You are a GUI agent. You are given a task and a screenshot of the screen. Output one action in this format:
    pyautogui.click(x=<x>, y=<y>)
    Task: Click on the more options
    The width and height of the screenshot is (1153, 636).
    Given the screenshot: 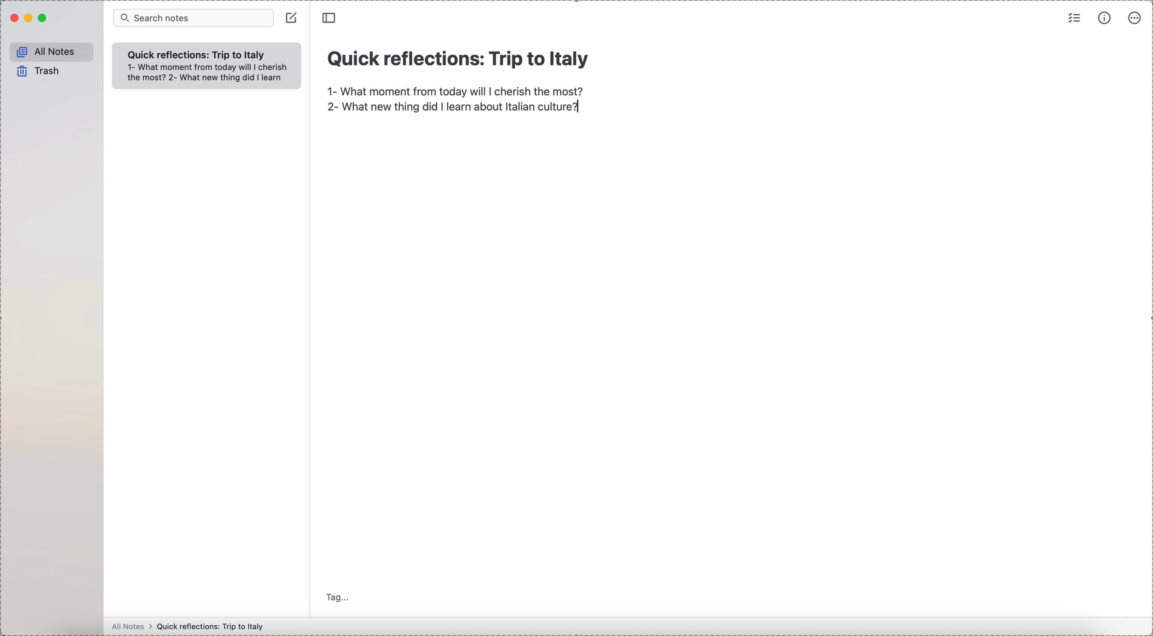 What is the action you would take?
    pyautogui.click(x=1135, y=19)
    